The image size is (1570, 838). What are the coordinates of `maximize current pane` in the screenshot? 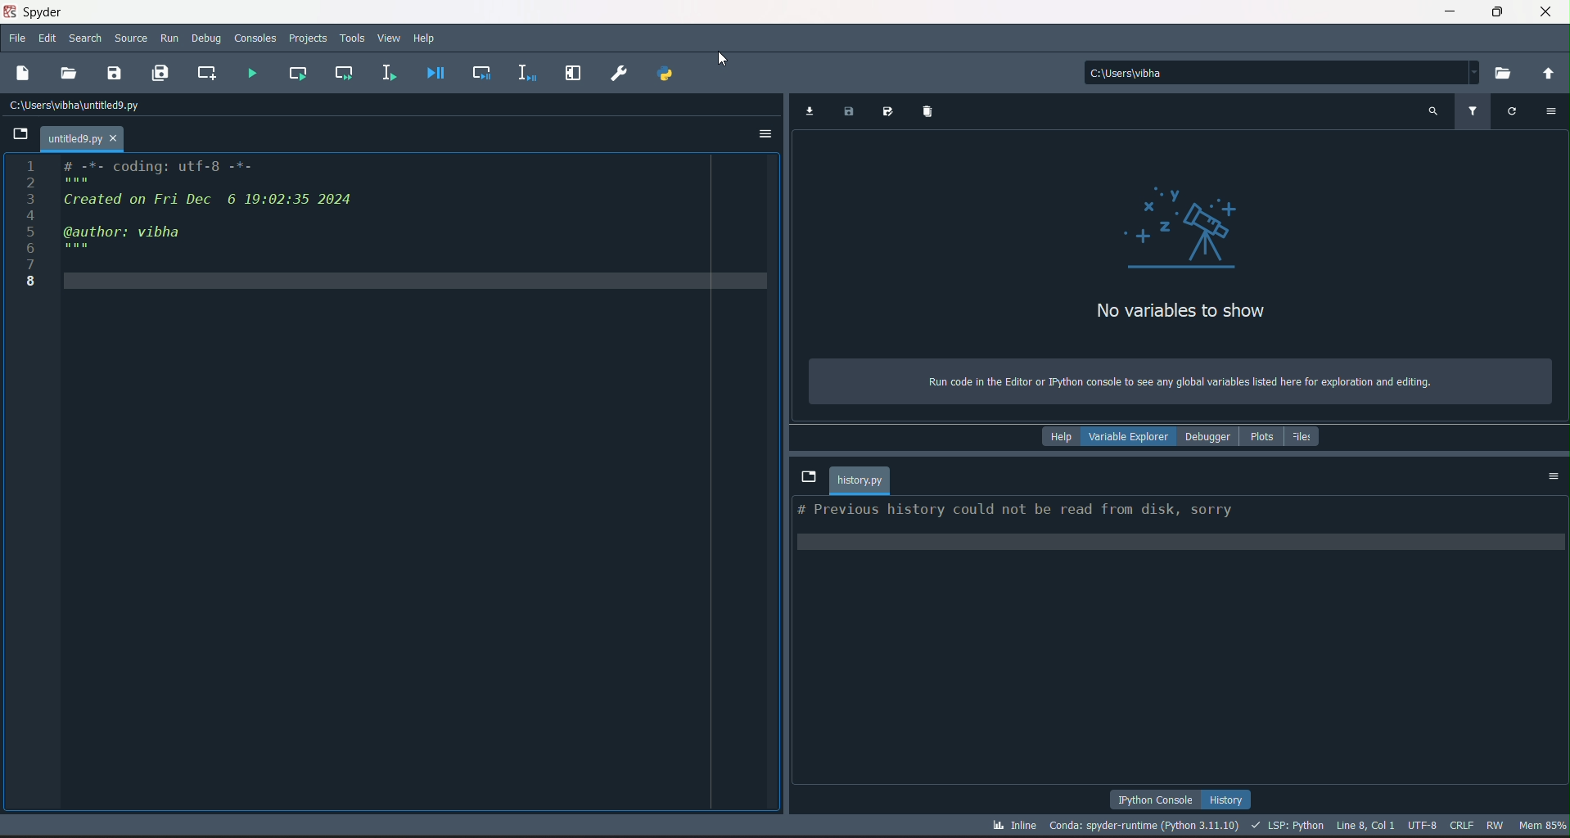 It's located at (574, 74).